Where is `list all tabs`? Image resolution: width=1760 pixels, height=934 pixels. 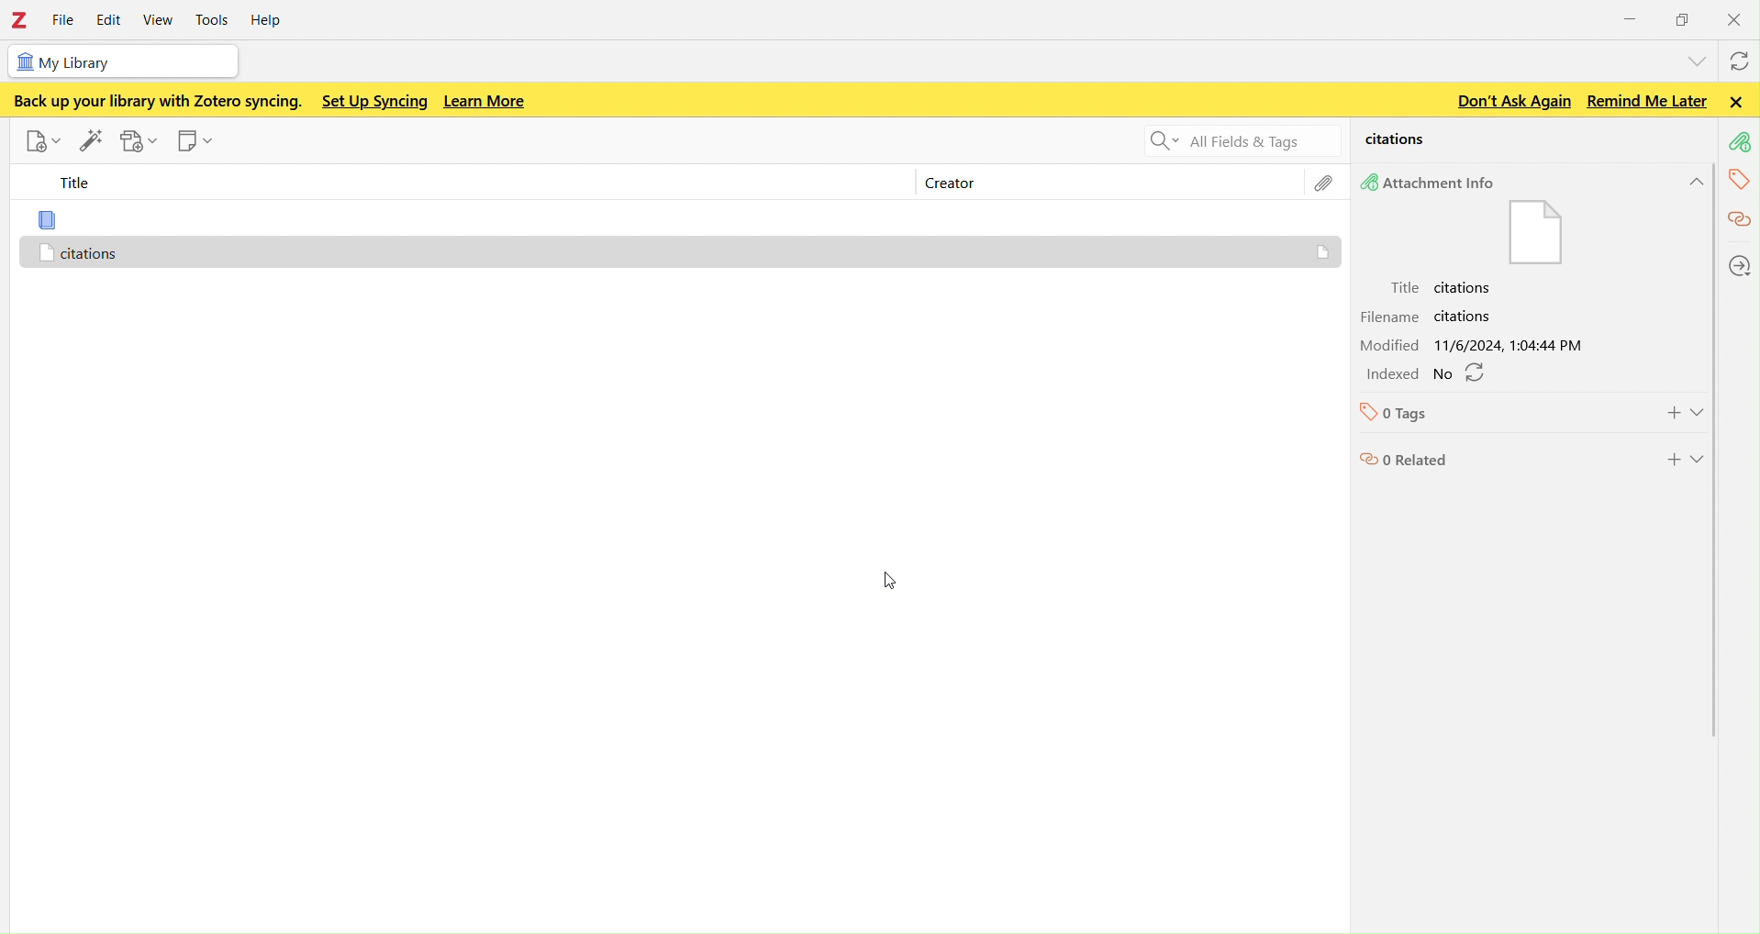
list all tabs is located at coordinates (1698, 61).